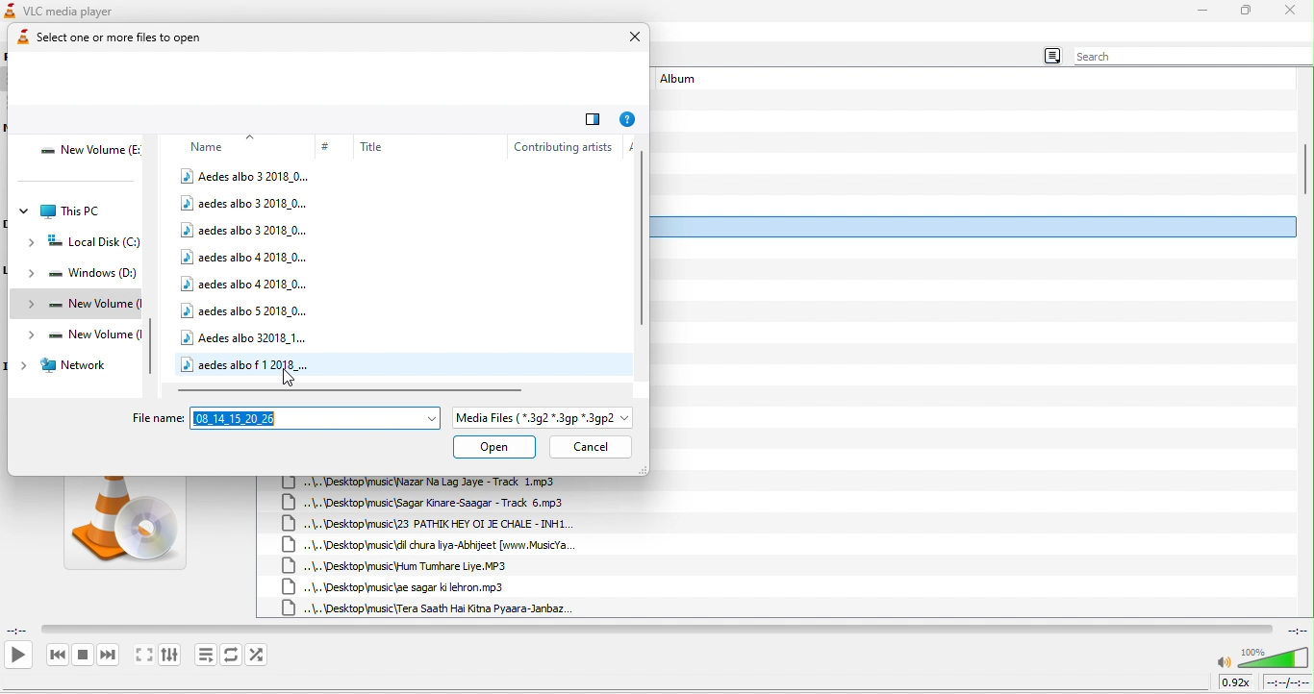 The height and width of the screenshot is (694, 1314). Describe the element at coordinates (1286, 682) in the screenshot. I see `total time/remaining time` at that location.